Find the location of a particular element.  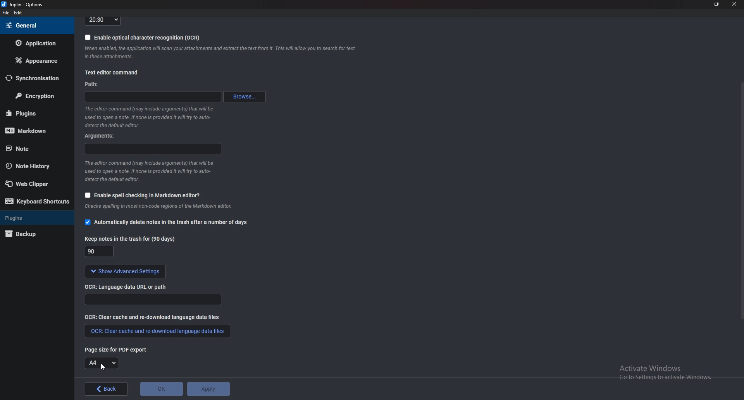

resize is located at coordinates (716, 4).